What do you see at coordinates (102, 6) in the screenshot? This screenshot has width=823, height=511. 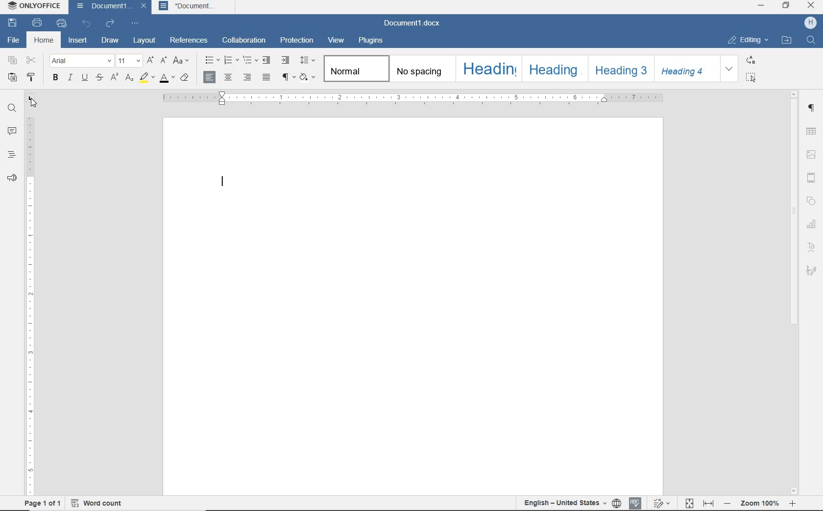 I see `DOCUMENT1..` at bounding box center [102, 6].